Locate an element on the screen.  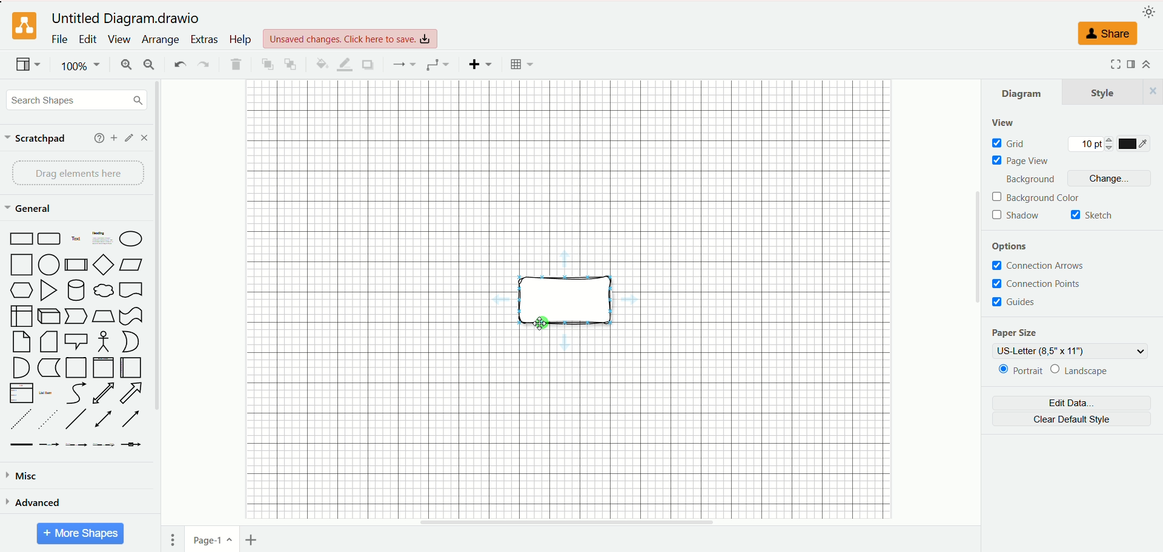
vertical scroll bar is located at coordinates (976, 303).